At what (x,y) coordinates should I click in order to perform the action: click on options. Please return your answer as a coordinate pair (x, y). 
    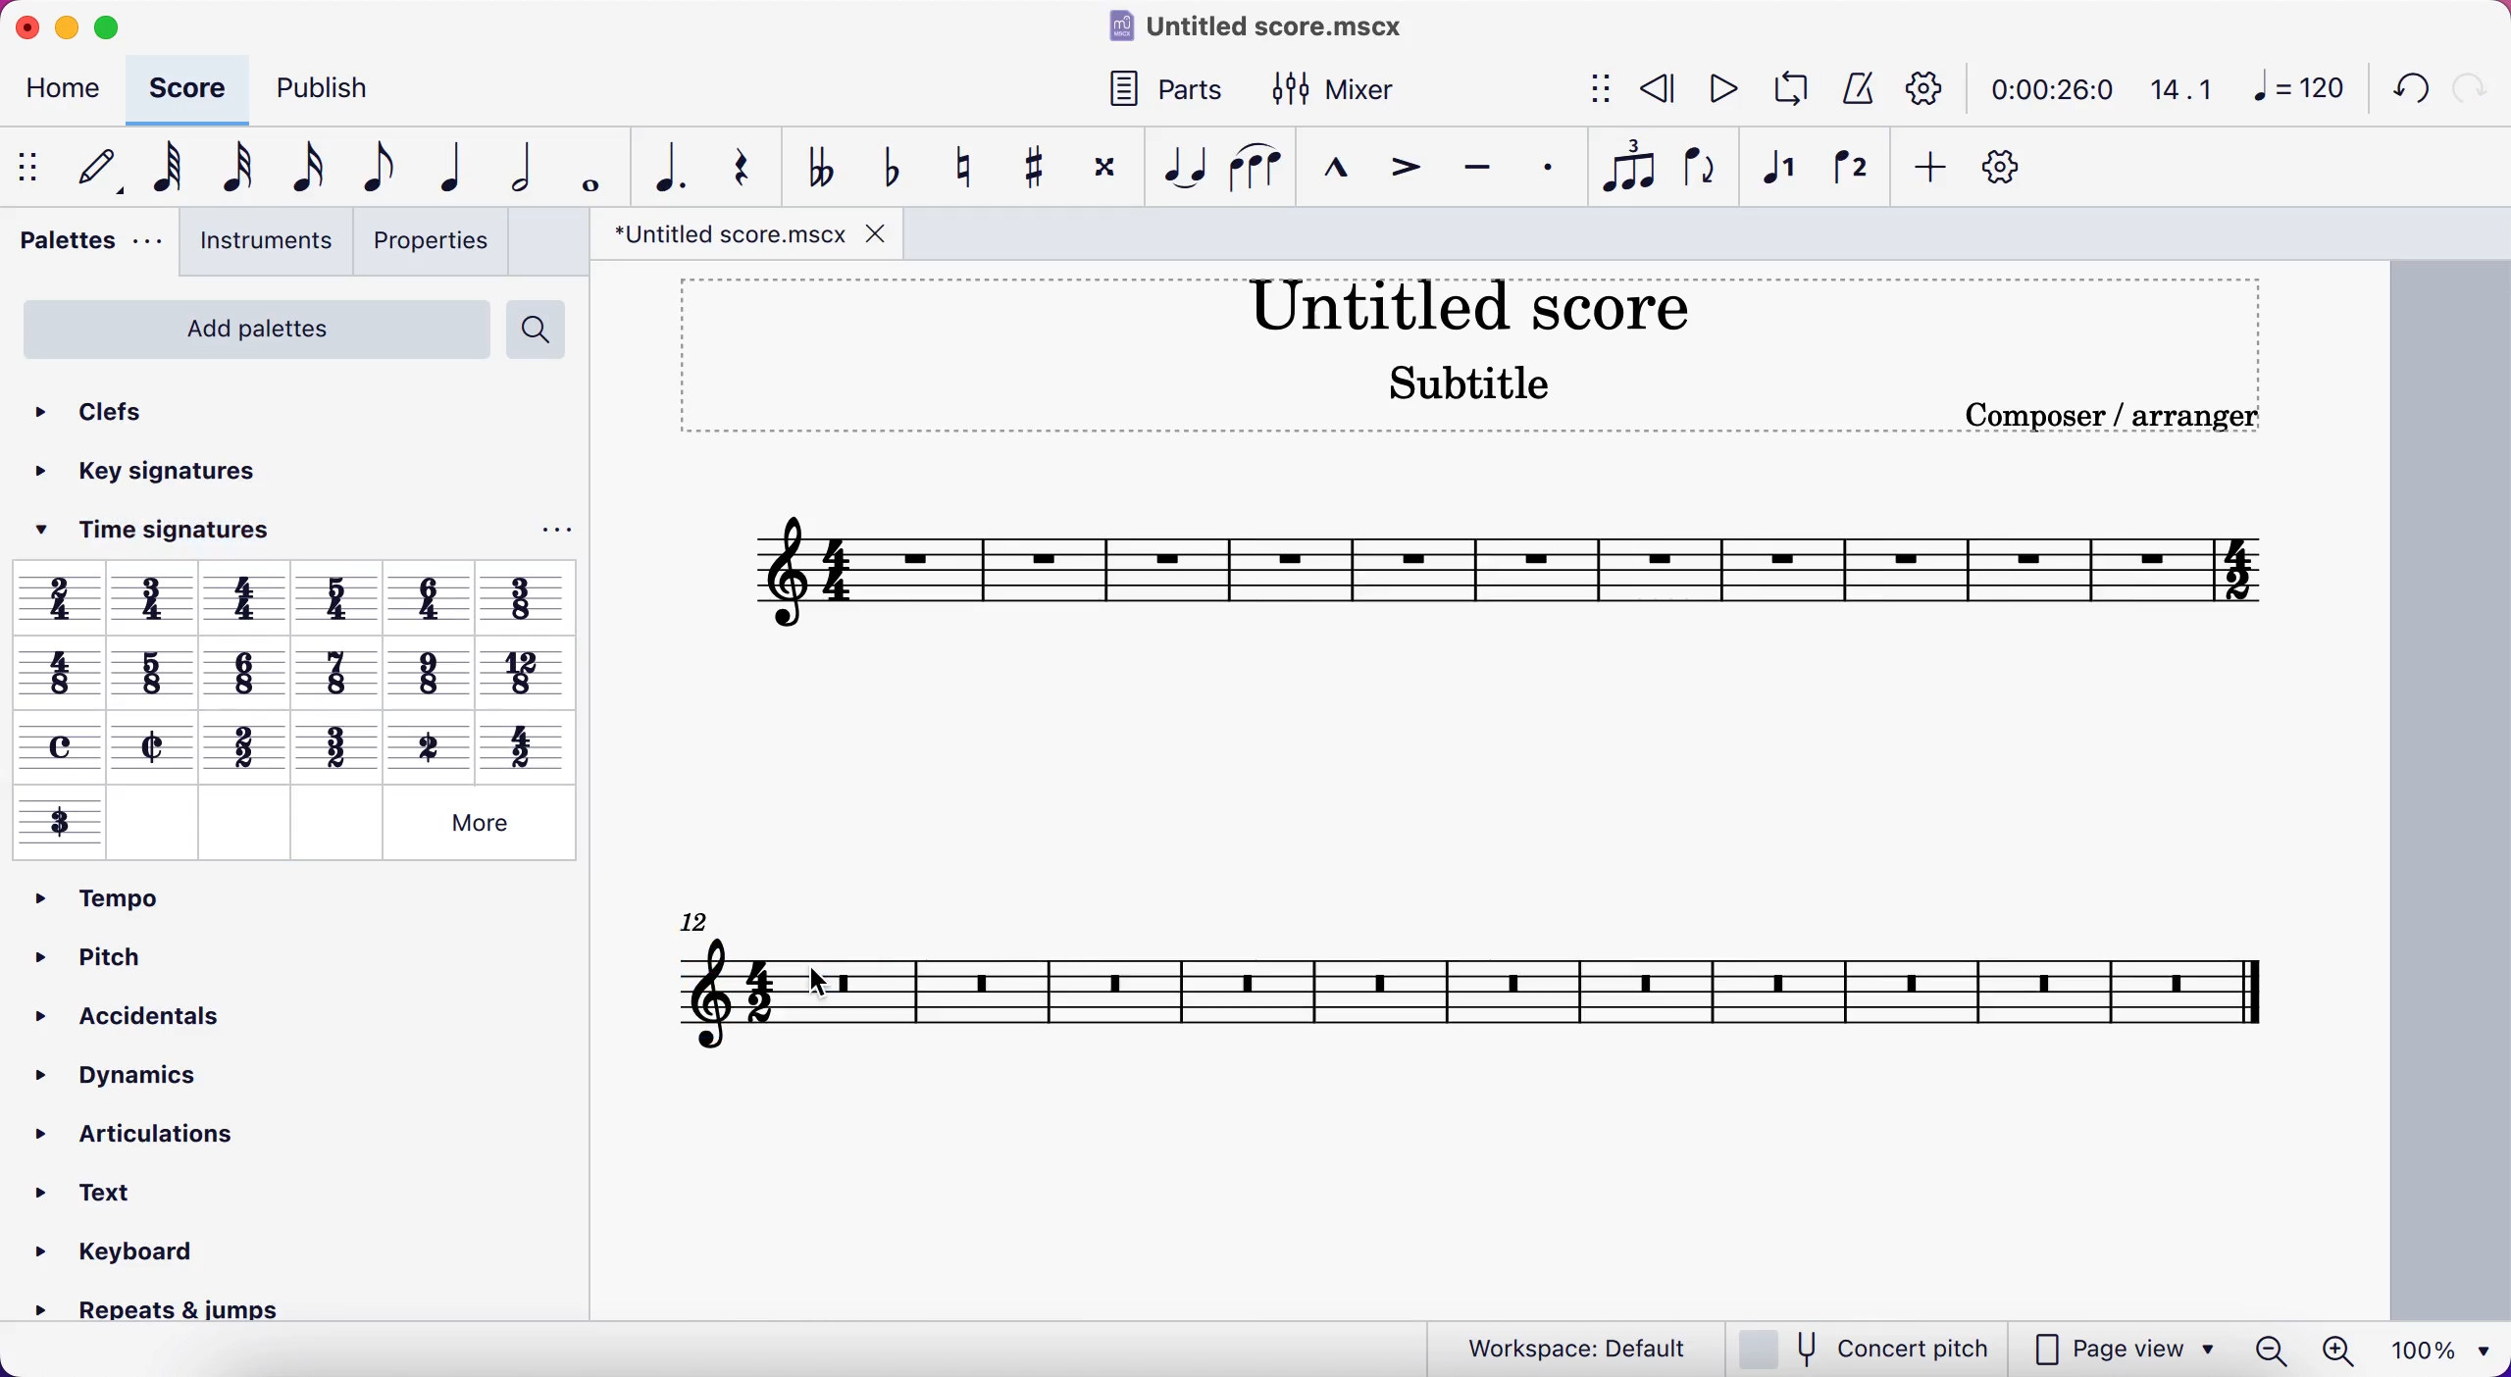
    Looking at the image, I should click on (548, 532).